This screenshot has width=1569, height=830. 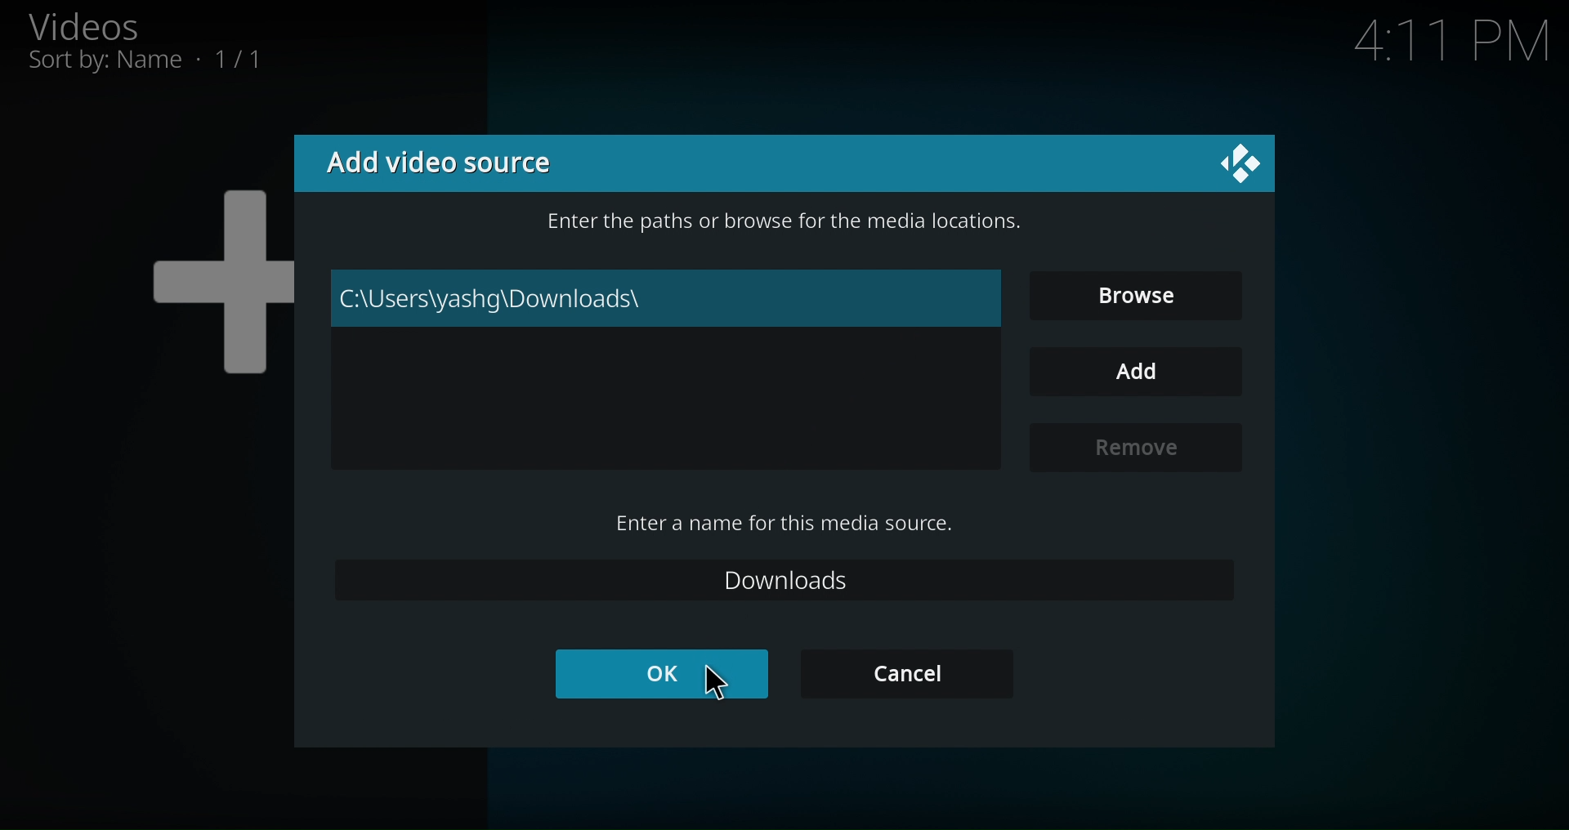 What do you see at coordinates (1241, 166) in the screenshot?
I see `close` at bounding box center [1241, 166].